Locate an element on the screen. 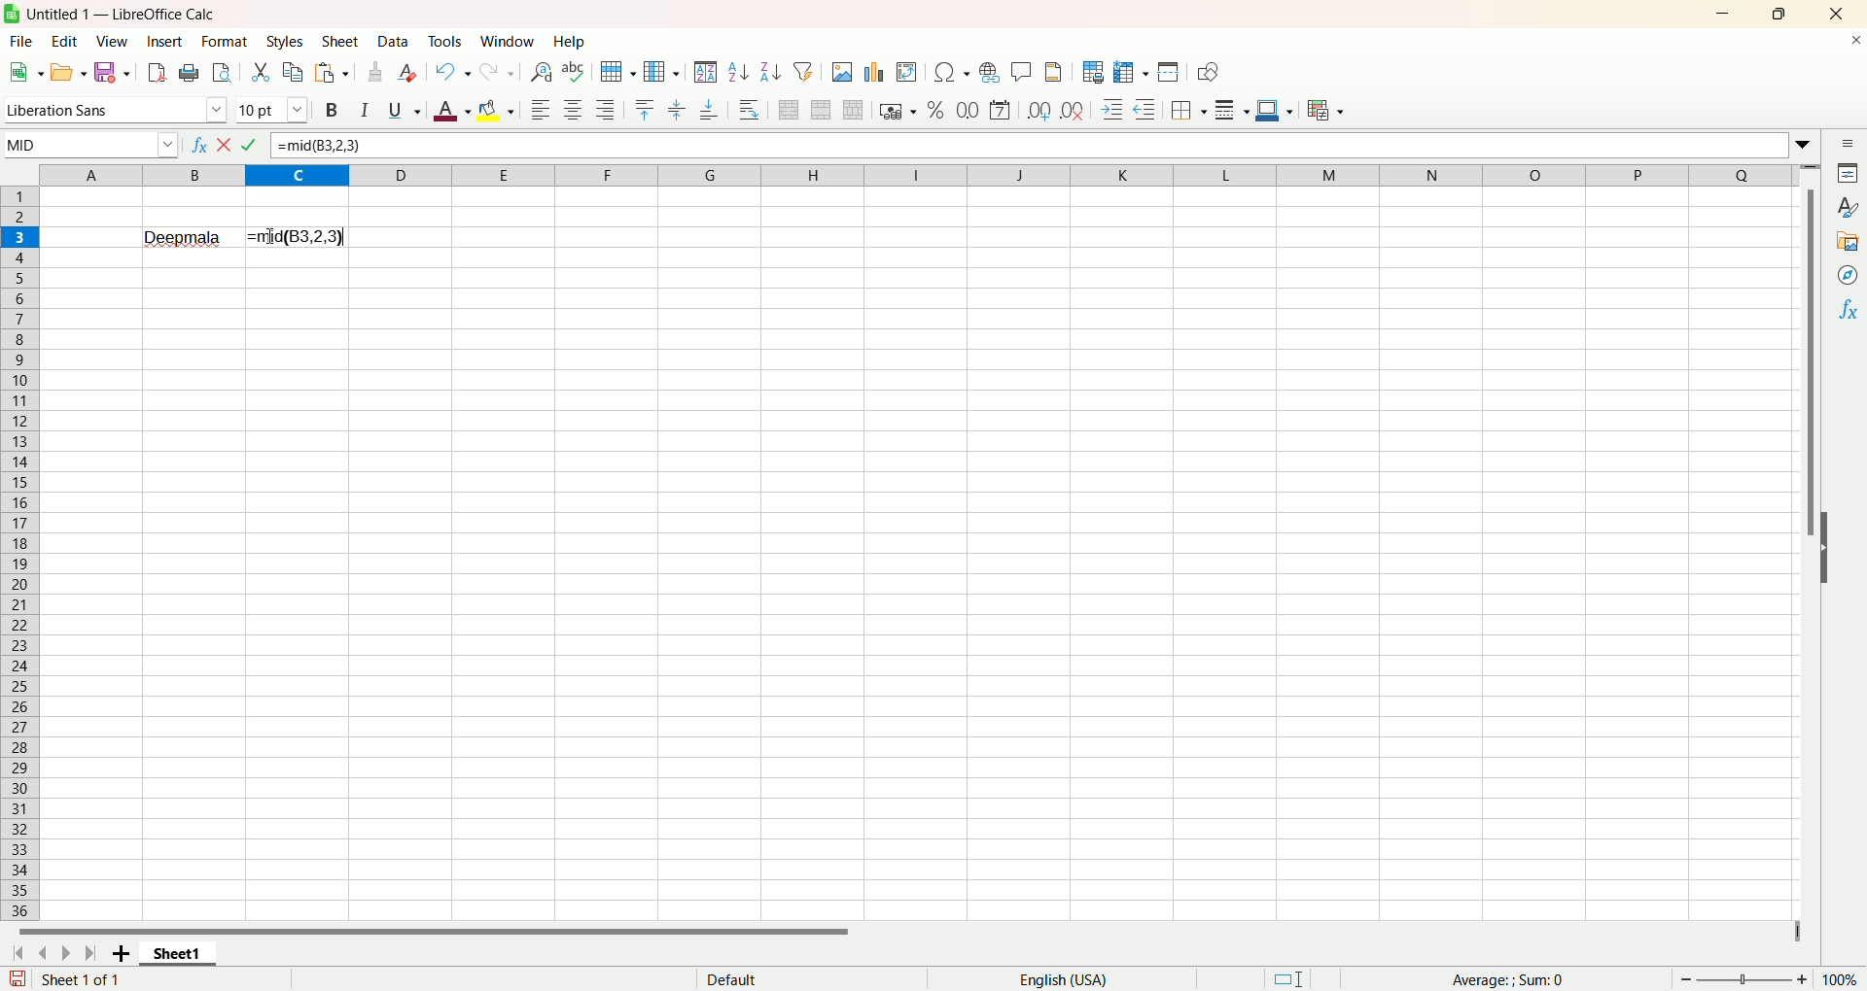 This screenshot has width=1867, height=991. Text language is located at coordinates (1064, 979).